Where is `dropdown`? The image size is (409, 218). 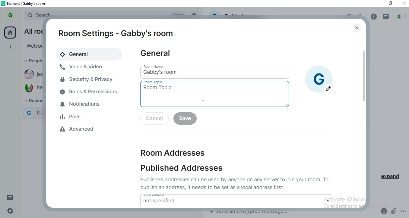
dropdown is located at coordinates (329, 201).